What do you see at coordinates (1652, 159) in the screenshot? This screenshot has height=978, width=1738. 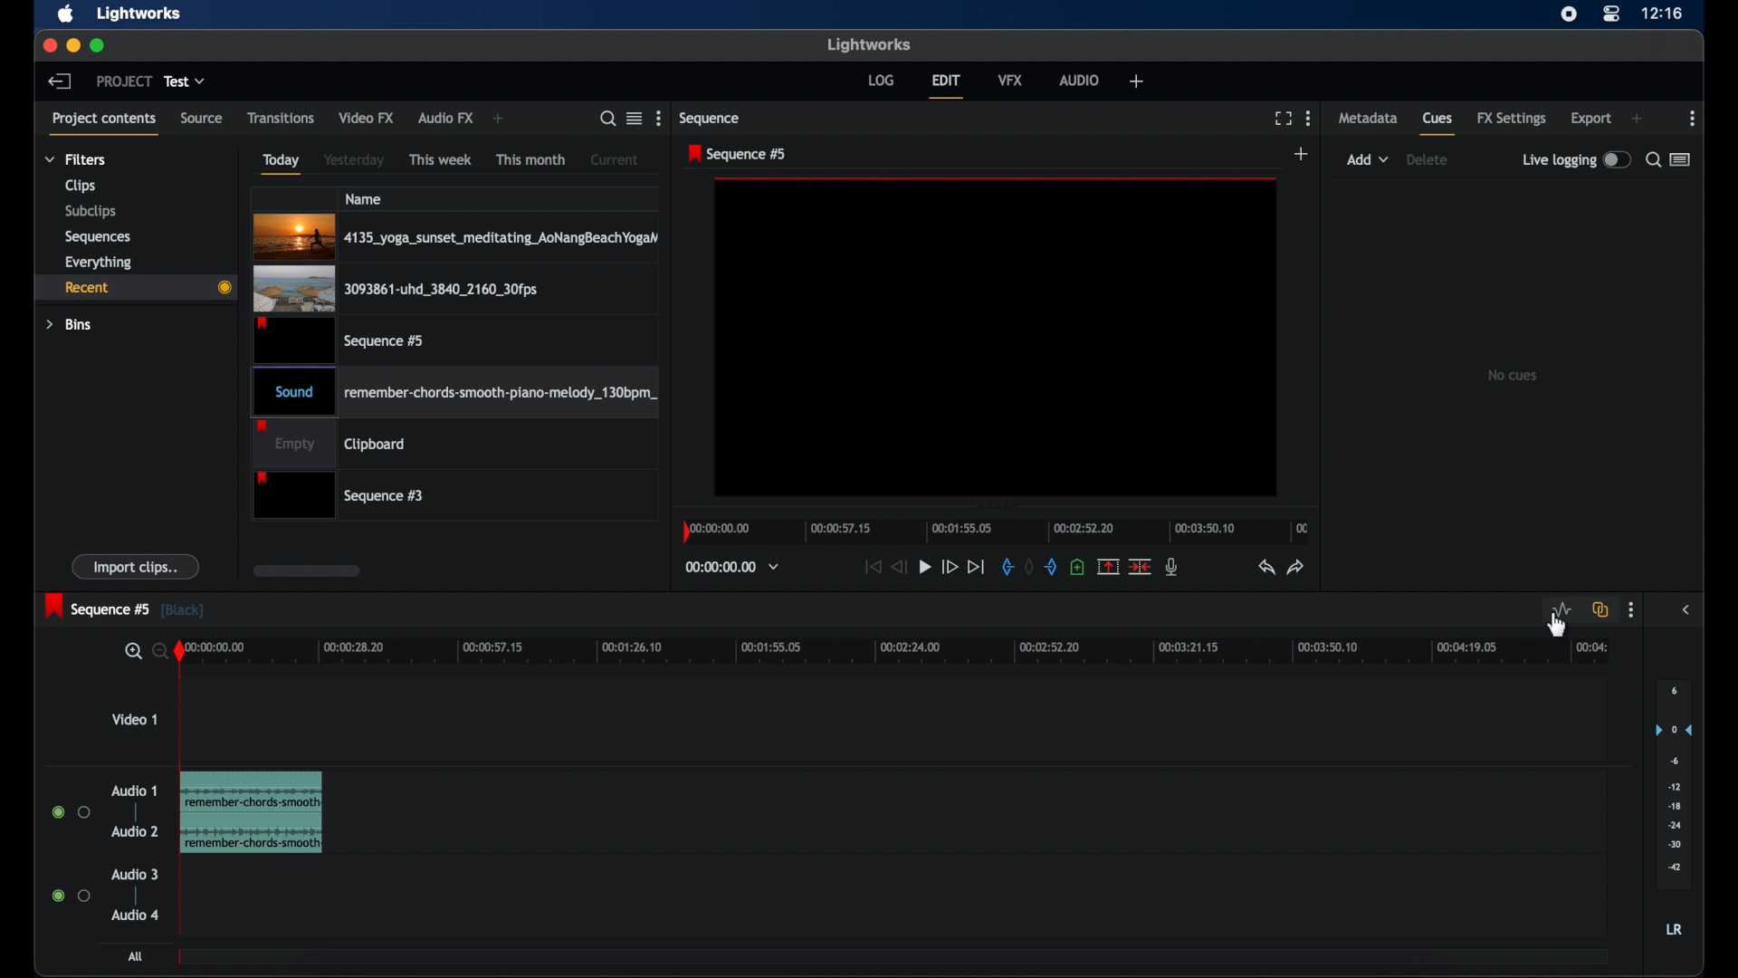 I see `search` at bounding box center [1652, 159].